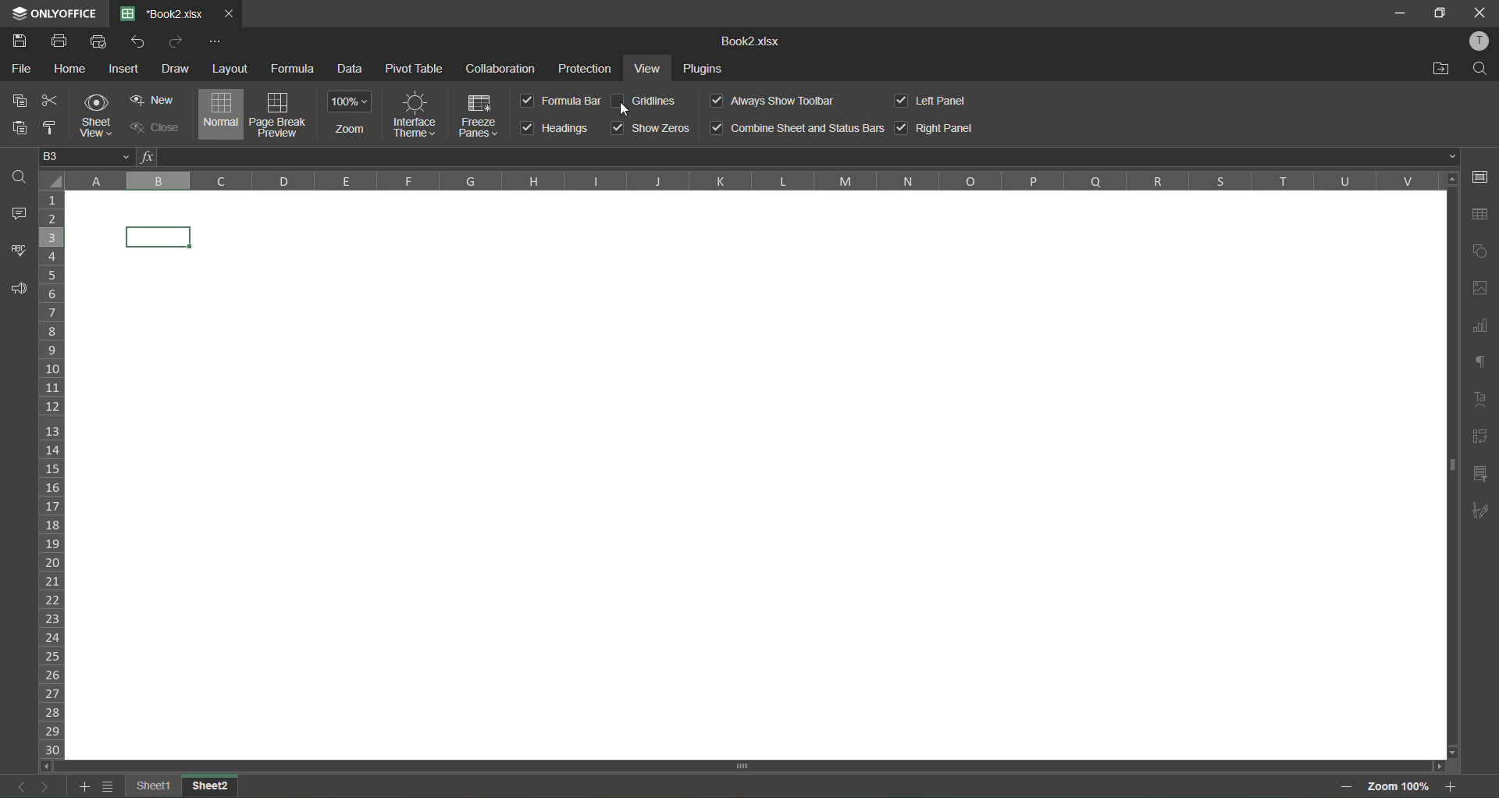  I want to click on next, so click(43, 785).